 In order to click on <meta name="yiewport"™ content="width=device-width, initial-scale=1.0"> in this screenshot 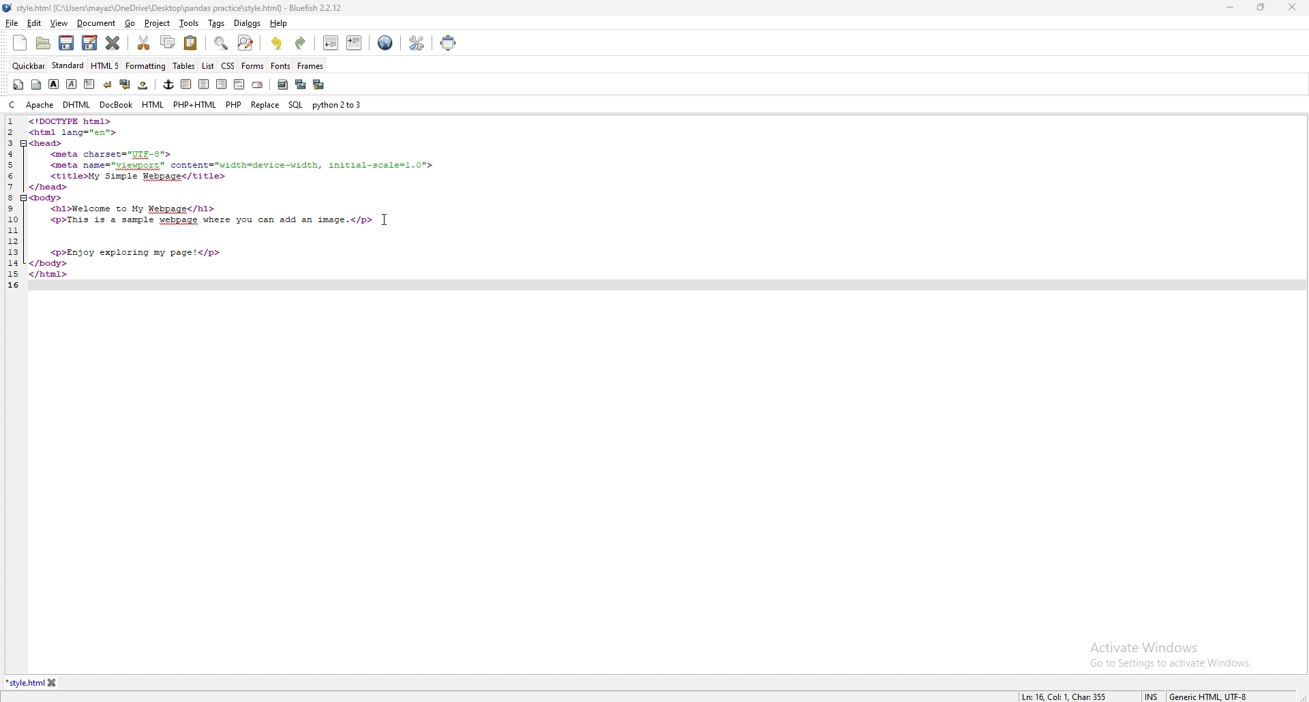, I will do `click(241, 166)`.